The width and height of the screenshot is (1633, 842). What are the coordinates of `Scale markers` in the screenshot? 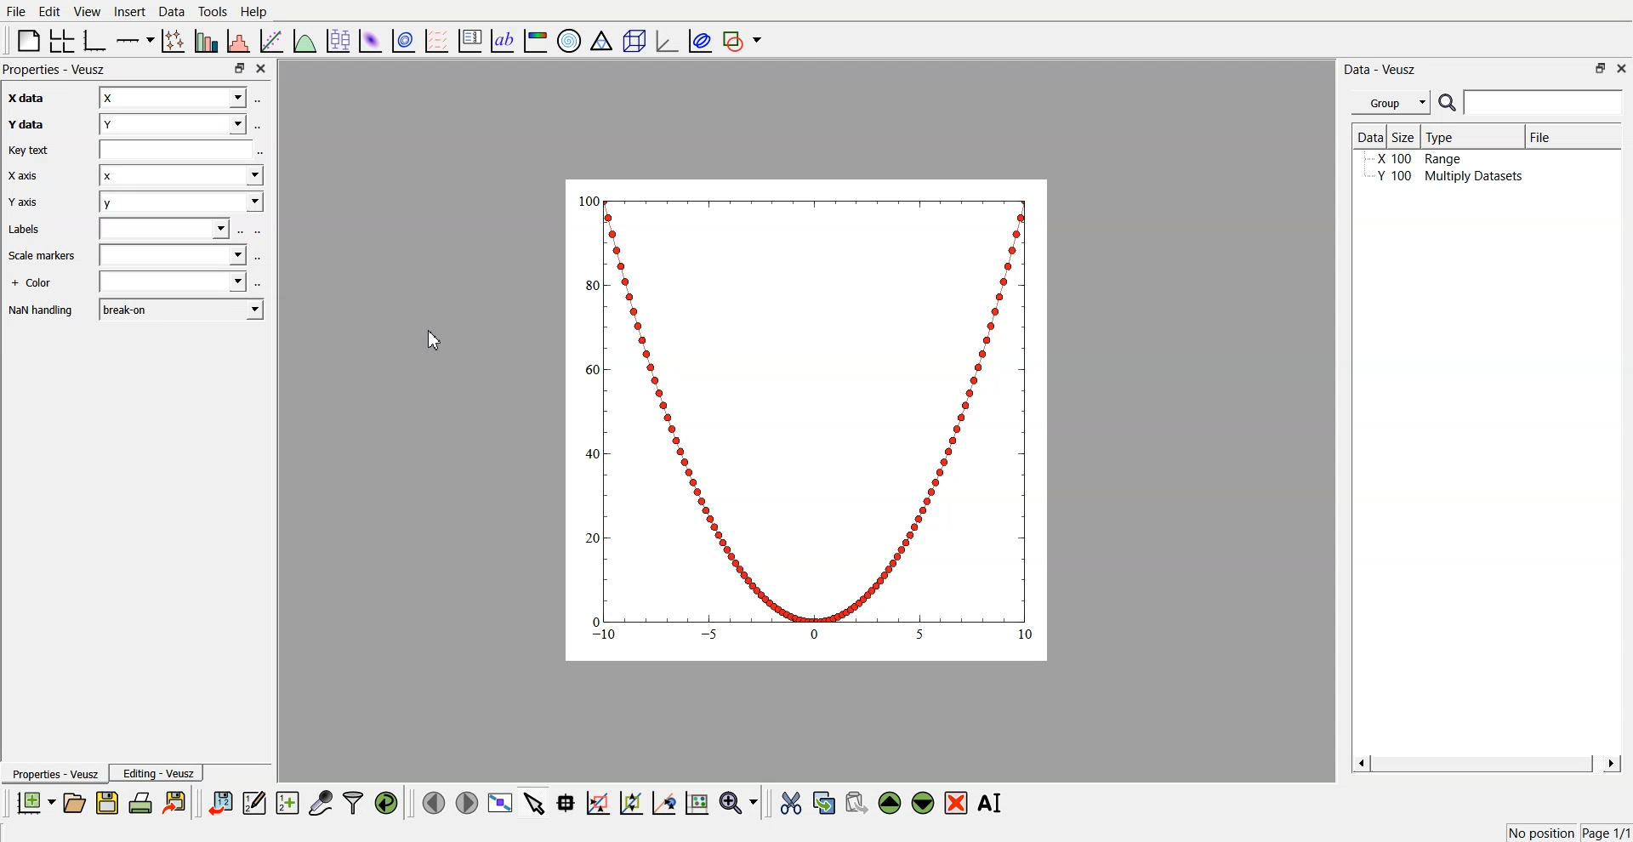 It's located at (44, 257).